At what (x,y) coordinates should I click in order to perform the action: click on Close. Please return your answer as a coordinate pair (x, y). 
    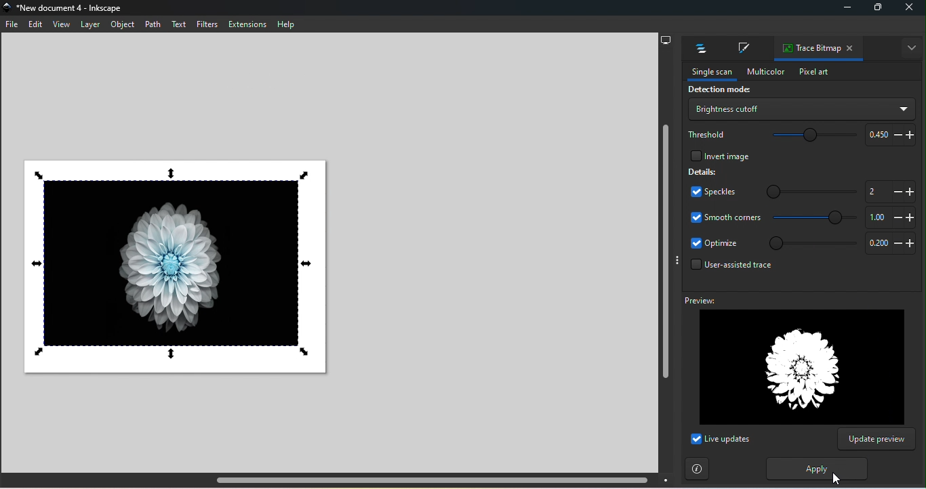
    Looking at the image, I should click on (911, 7).